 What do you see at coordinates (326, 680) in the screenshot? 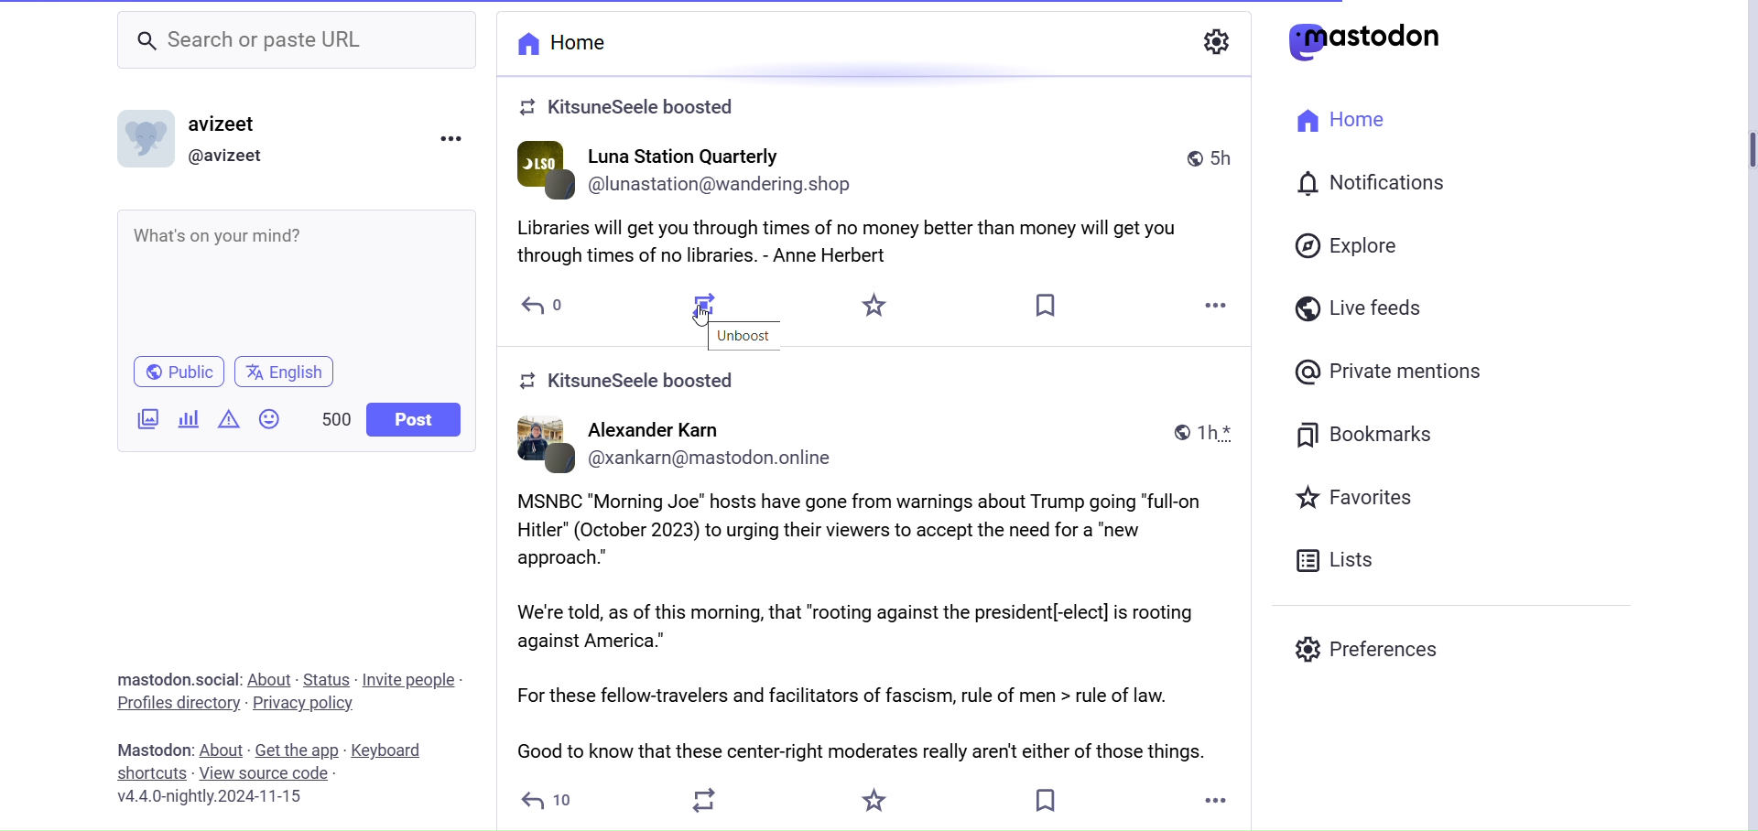
I see `Status` at bounding box center [326, 680].